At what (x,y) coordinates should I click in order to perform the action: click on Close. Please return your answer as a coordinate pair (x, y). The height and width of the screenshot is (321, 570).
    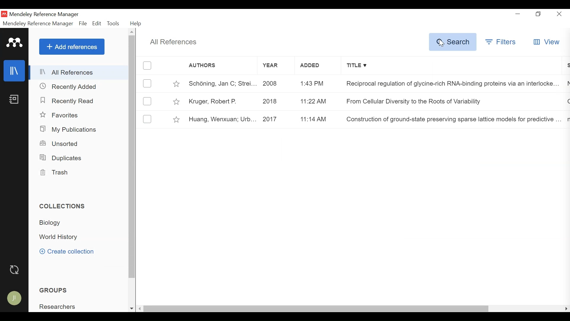
    Looking at the image, I should click on (560, 14).